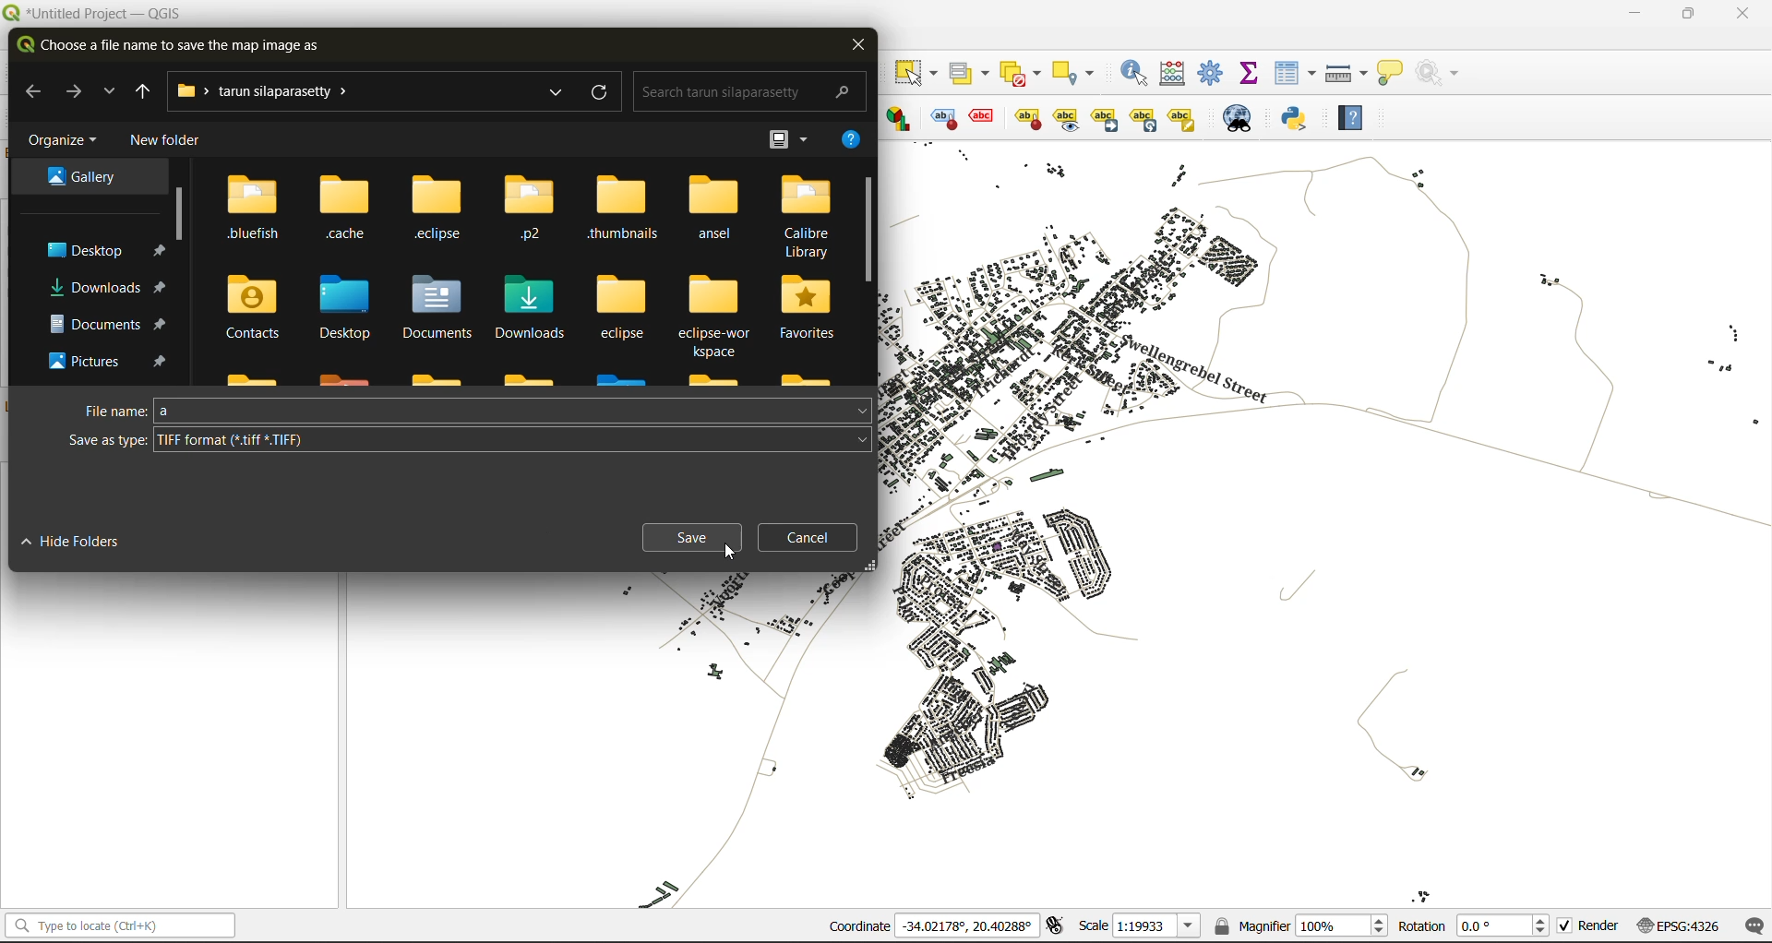  Describe the element at coordinates (1080, 72) in the screenshot. I see `select location` at that location.